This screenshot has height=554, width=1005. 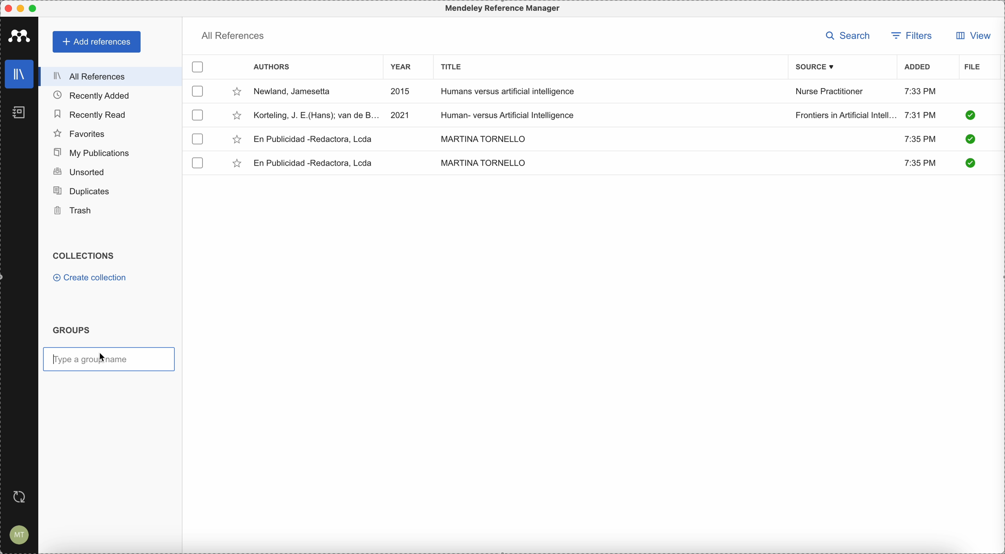 What do you see at coordinates (820, 67) in the screenshot?
I see `source` at bounding box center [820, 67].